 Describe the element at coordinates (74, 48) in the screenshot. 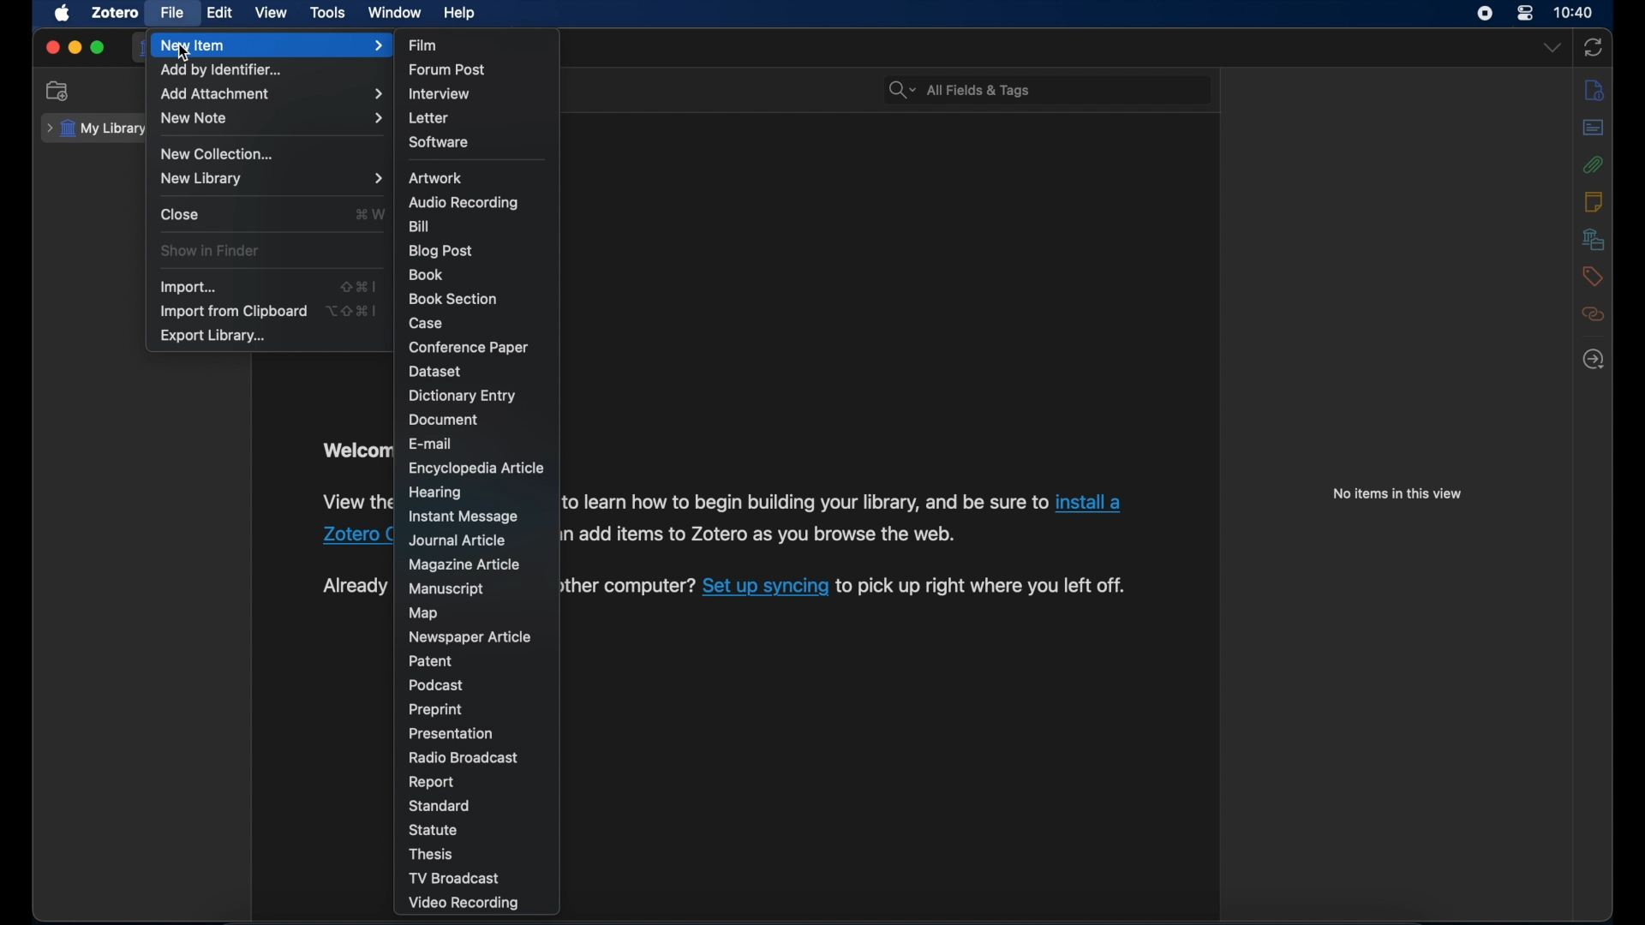

I see `minimize` at that location.